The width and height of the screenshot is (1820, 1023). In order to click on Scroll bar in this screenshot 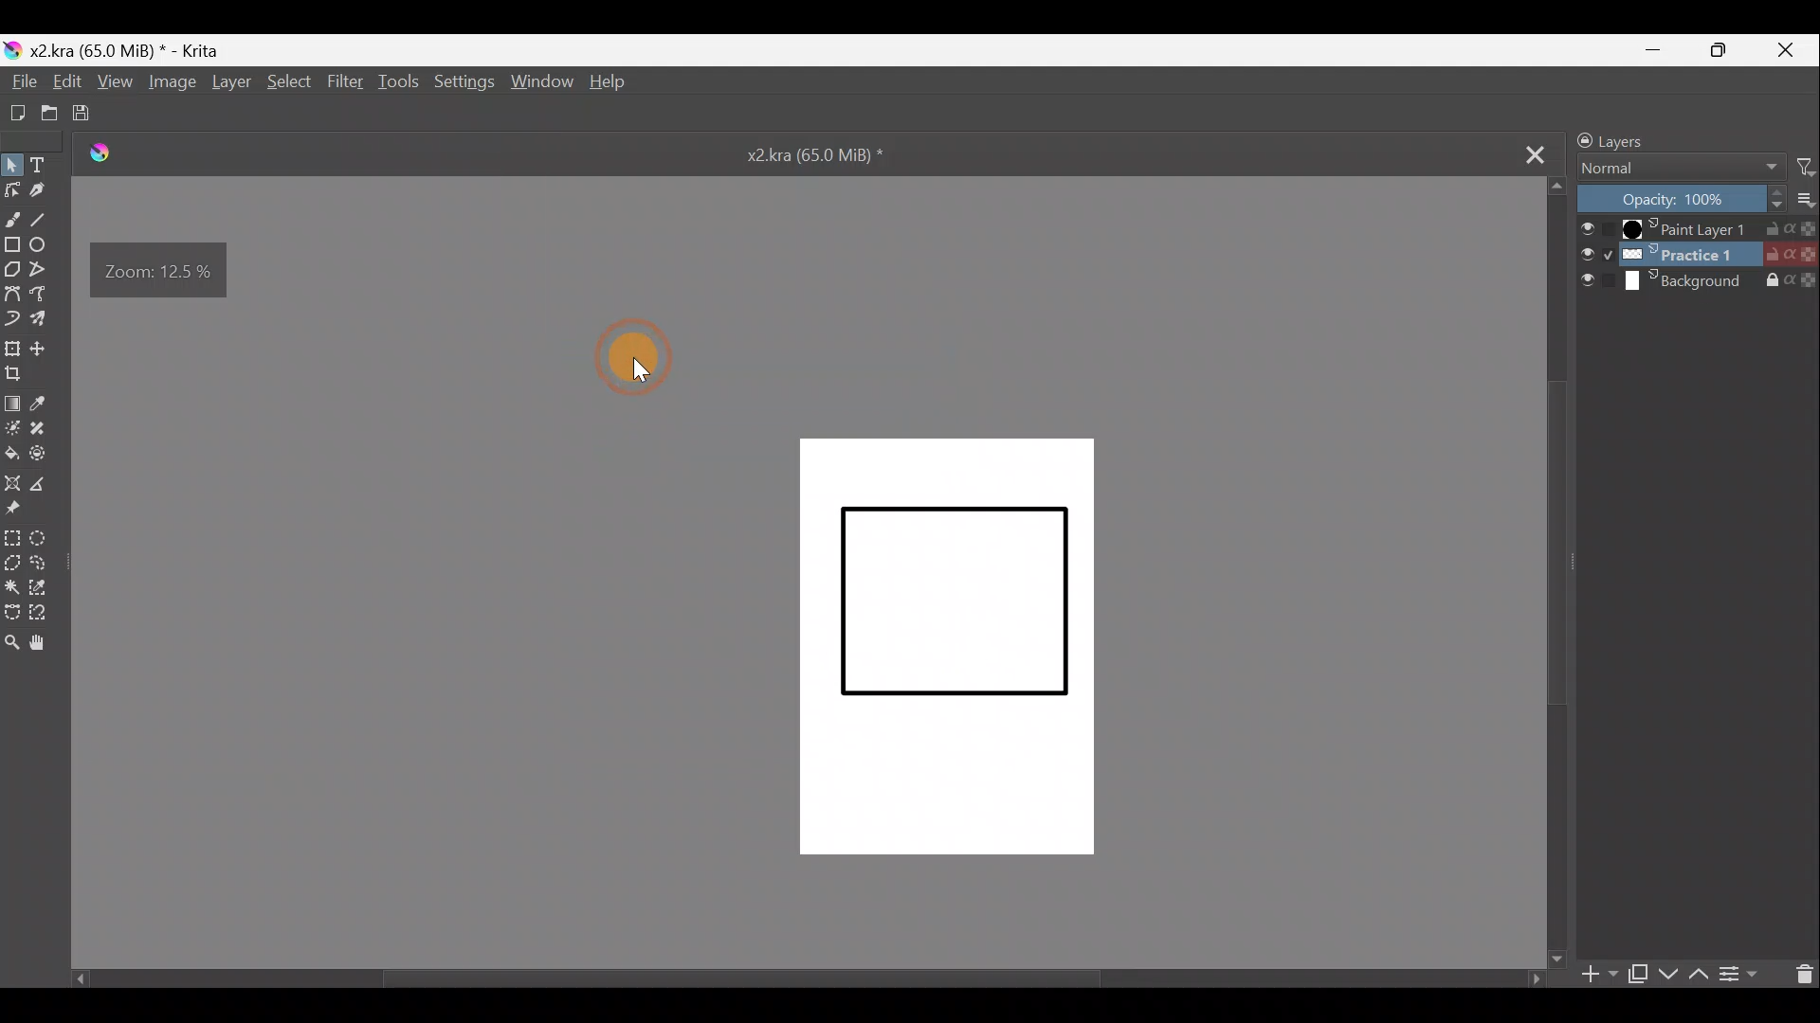, I will do `click(792, 984)`.